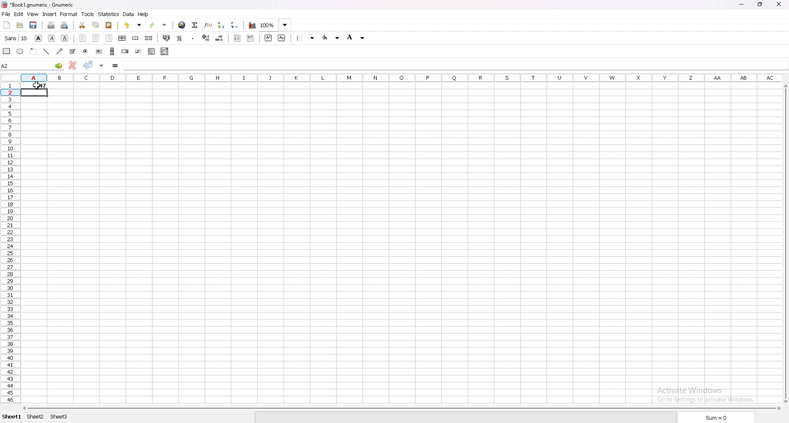  I want to click on combo box, so click(165, 51).